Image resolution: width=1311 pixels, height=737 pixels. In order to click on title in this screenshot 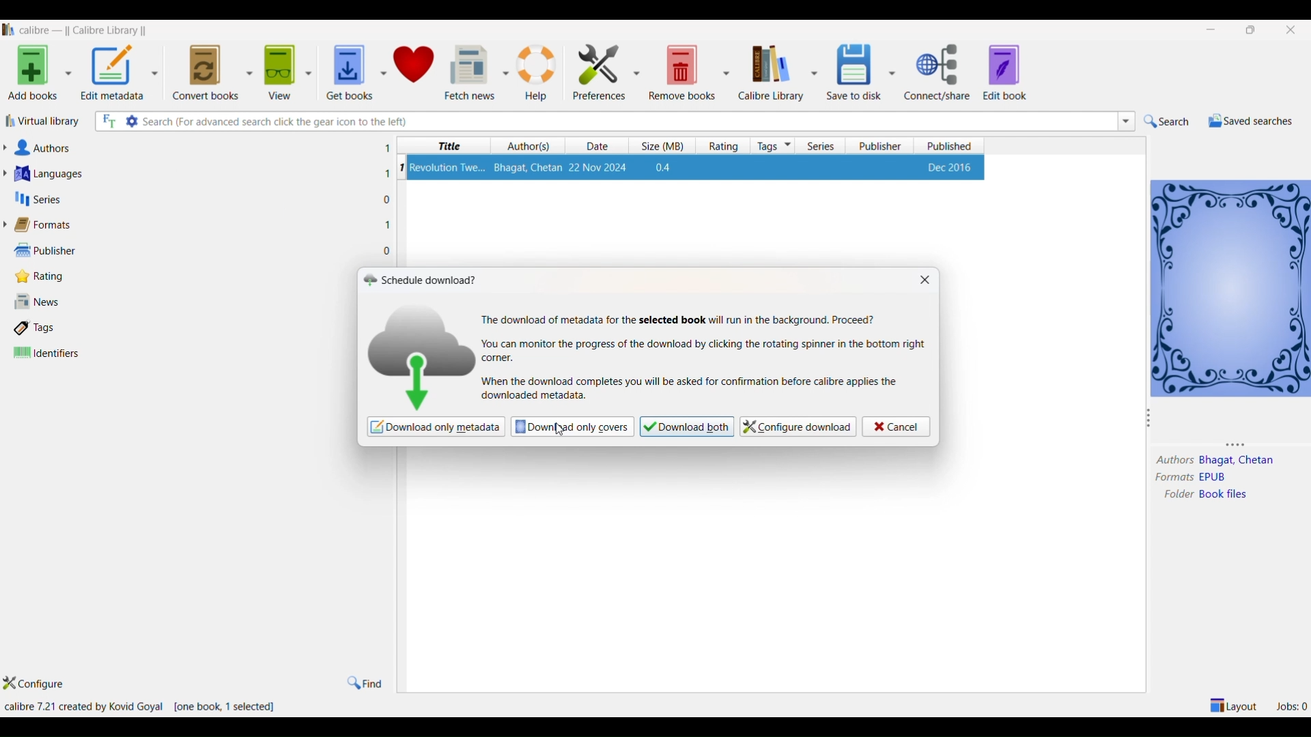, I will do `click(446, 146)`.